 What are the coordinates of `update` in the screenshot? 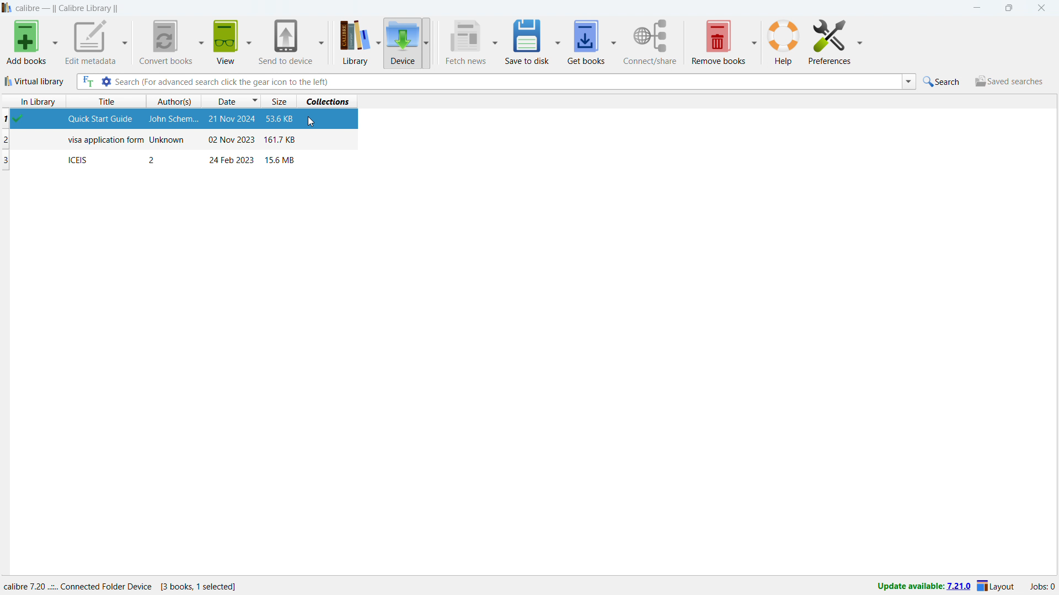 It's located at (923, 587).